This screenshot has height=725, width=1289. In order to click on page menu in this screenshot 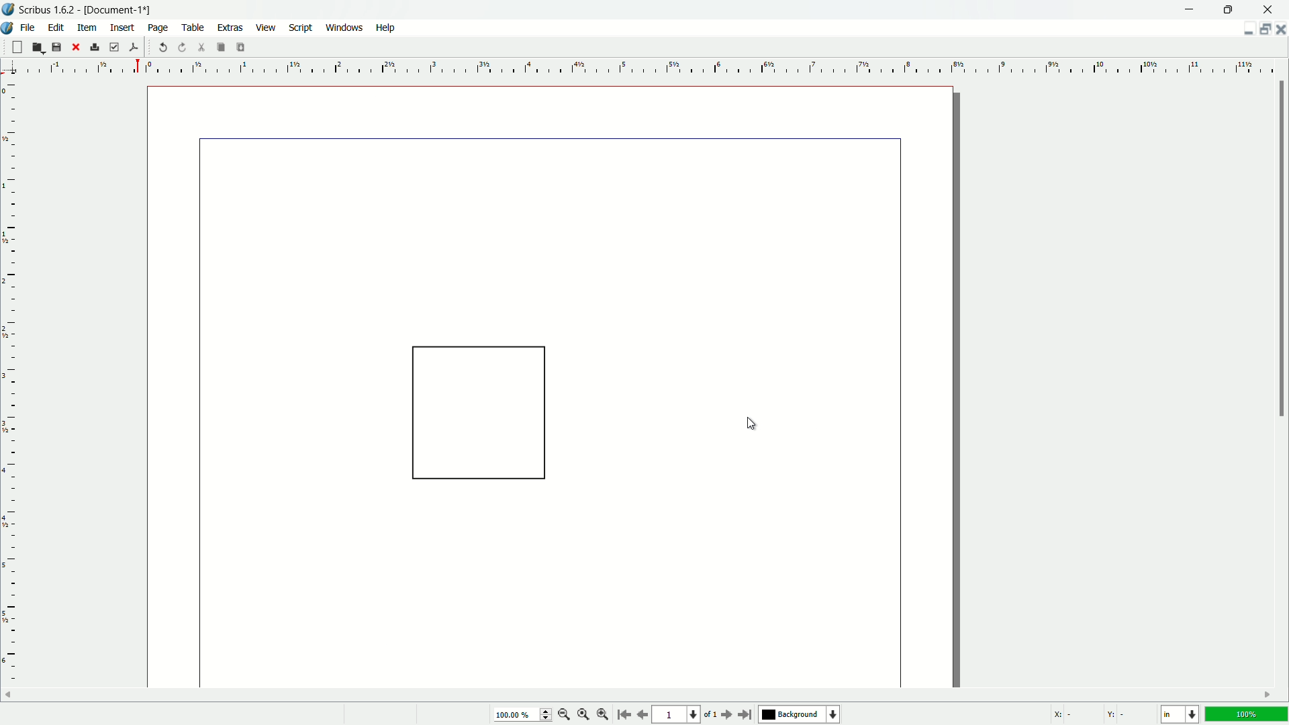, I will do `click(158, 28)`.